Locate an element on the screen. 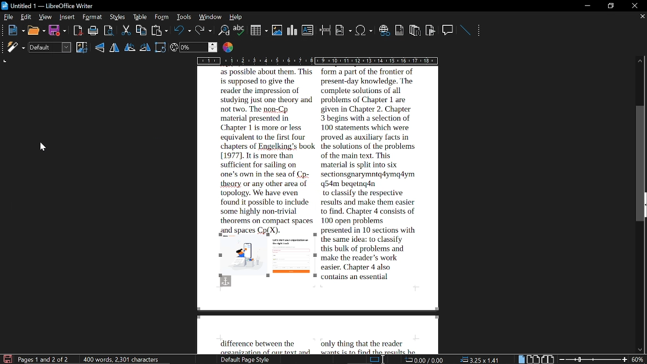  insert endnote is located at coordinates (415, 30).